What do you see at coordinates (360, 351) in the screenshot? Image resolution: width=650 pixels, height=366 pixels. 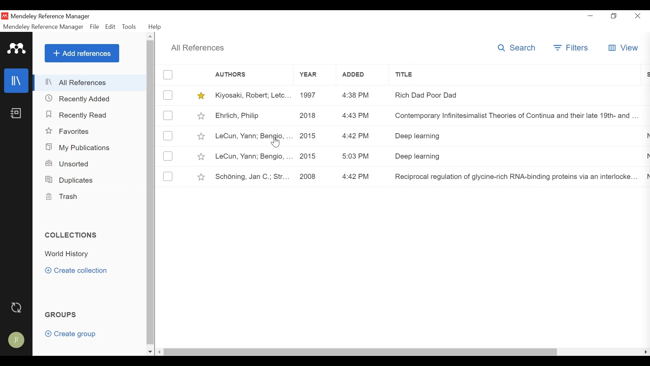 I see `Horizontal Scroll bar` at bounding box center [360, 351].